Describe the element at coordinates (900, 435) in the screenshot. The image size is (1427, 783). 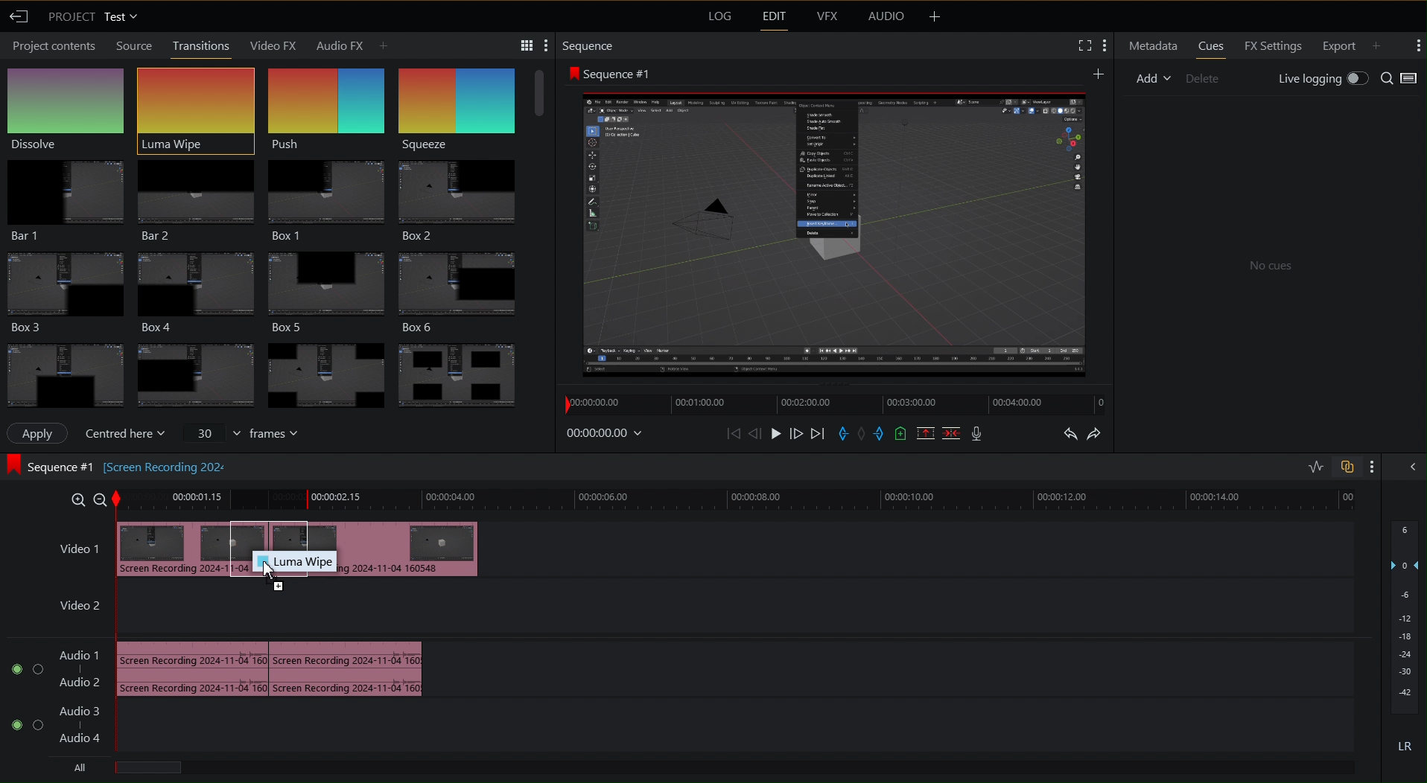
I see `Add Cue` at that location.